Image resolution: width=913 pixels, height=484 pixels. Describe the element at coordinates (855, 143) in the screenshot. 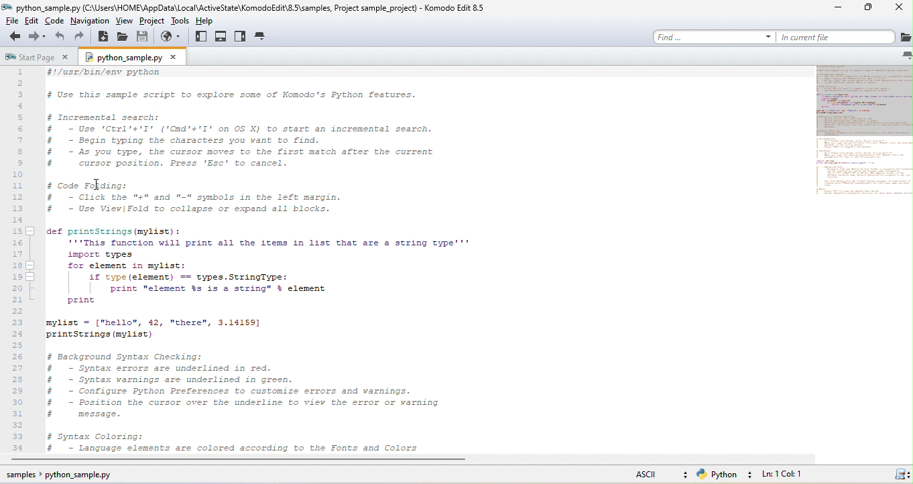

I see `Minimap panel appeared` at that location.